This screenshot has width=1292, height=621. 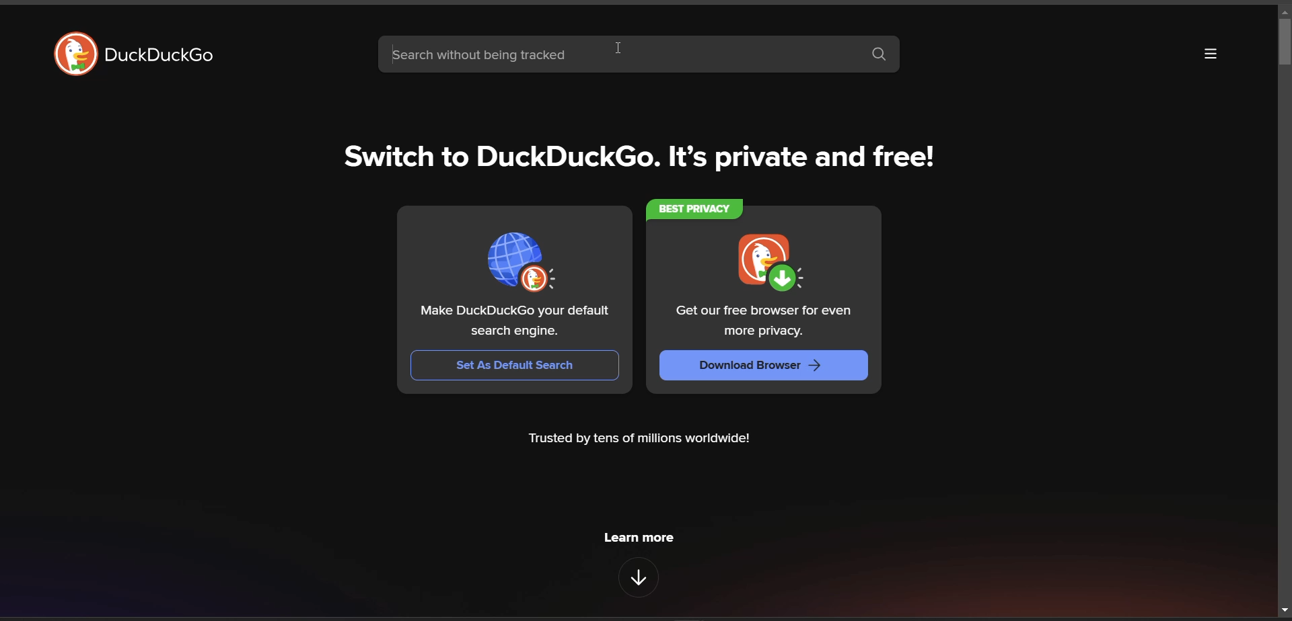 I want to click on vertical slide bar, so click(x=1283, y=44).